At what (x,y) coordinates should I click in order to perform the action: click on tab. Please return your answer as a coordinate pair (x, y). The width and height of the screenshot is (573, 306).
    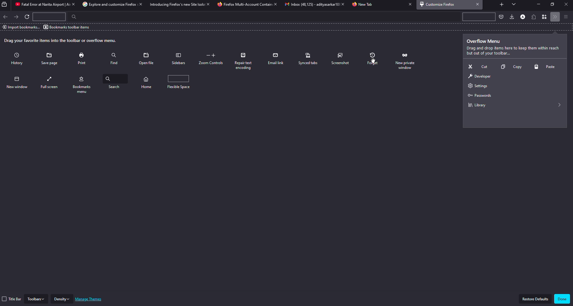
    Looking at the image, I should click on (175, 4).